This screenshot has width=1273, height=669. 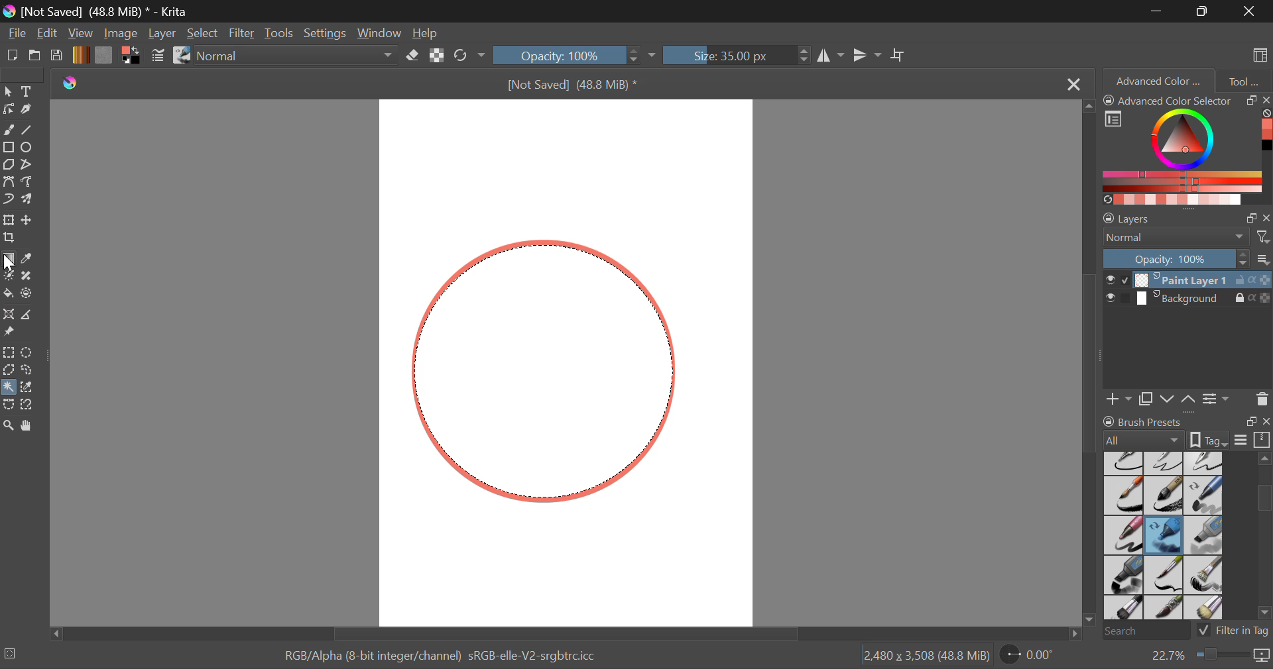 I want to click on Freehand Path Tool, so click(x=27, y=181).